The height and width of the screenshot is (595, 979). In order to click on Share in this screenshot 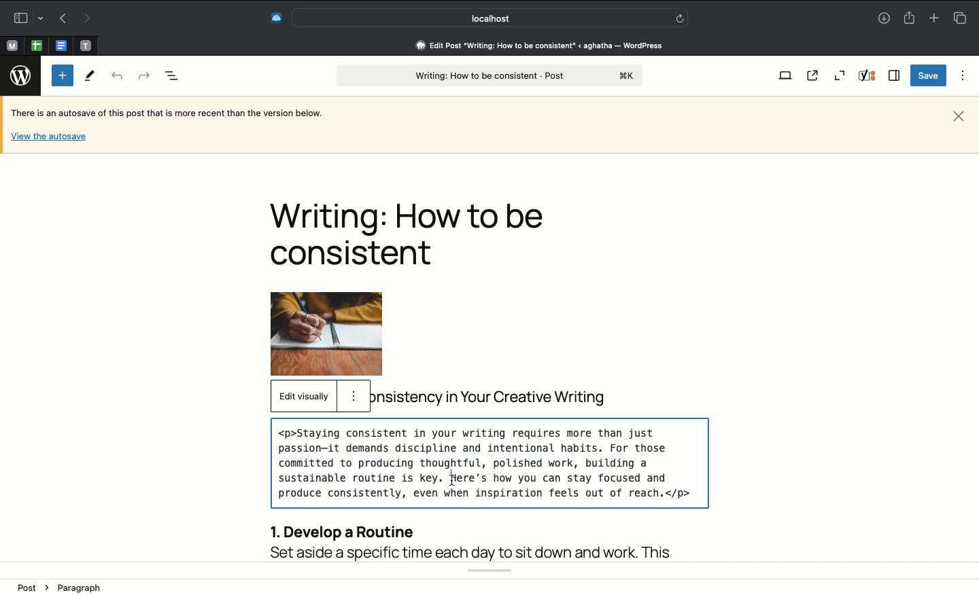, I will do `click(911, 18)`.